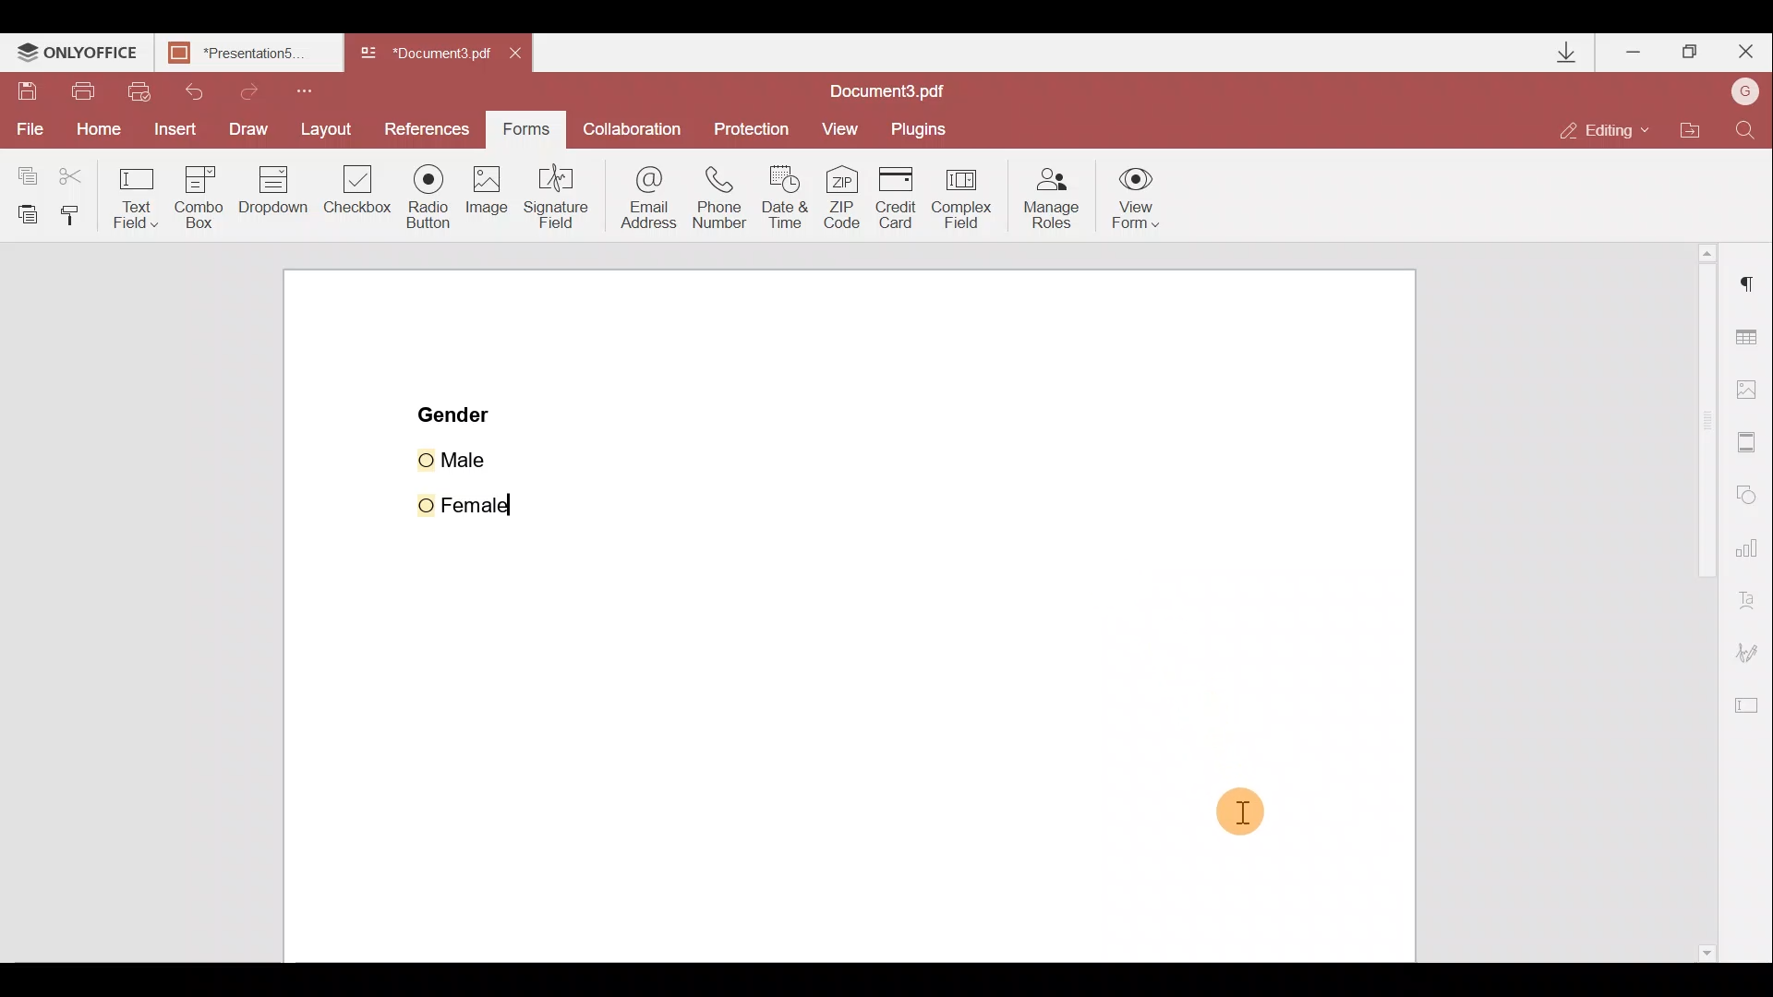 The width and height of the screenshot is (1773, 997). I want to click on Cursor, so click(433, 192).